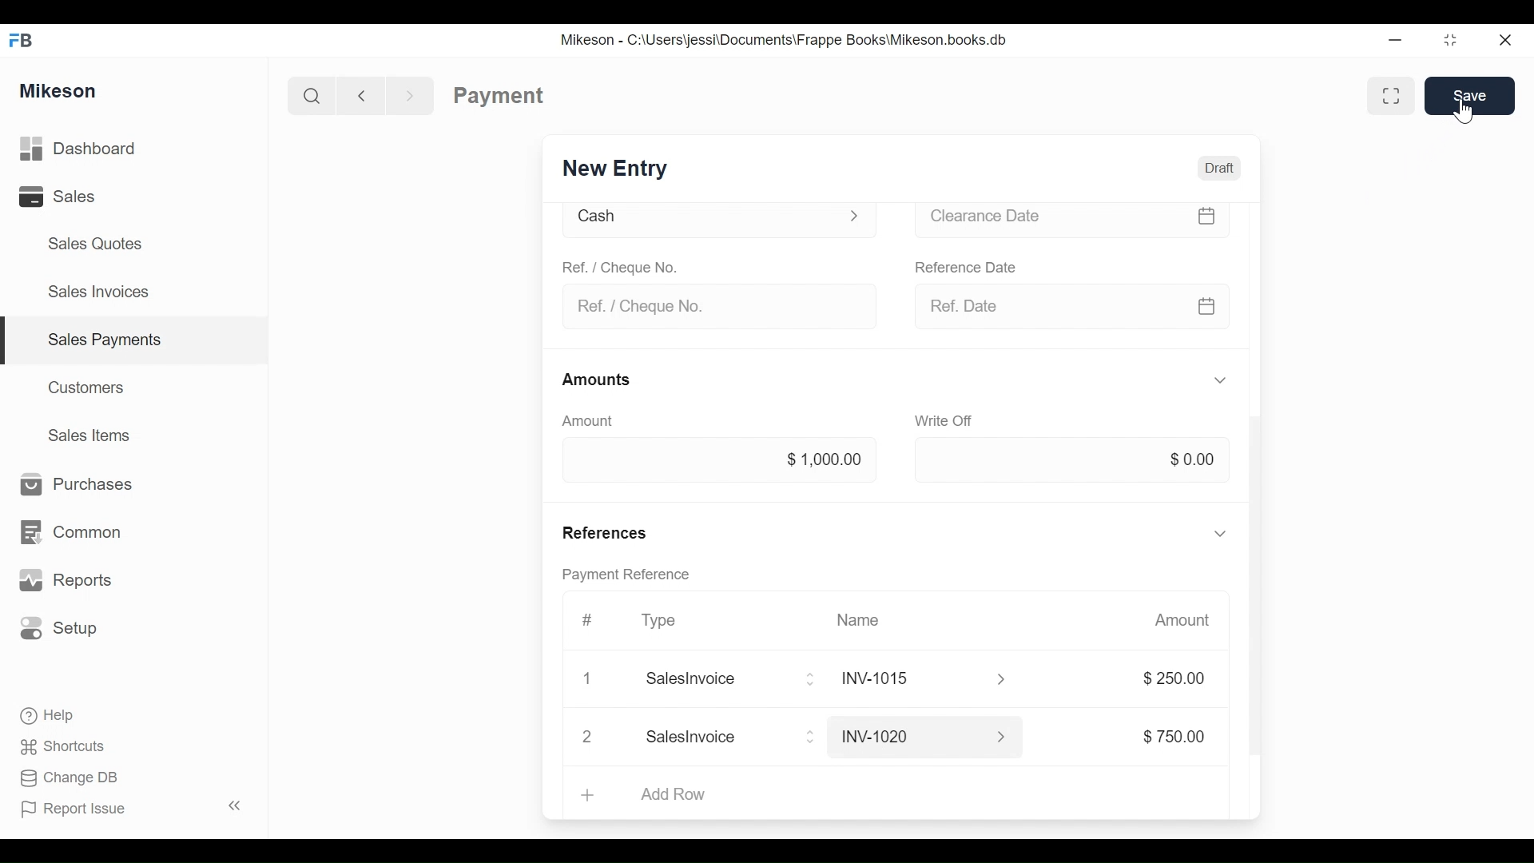 The image size is (1534, 863). Describe the element at coordinates (1077, 308) in the screenshot. I see `Ref date` at that location.